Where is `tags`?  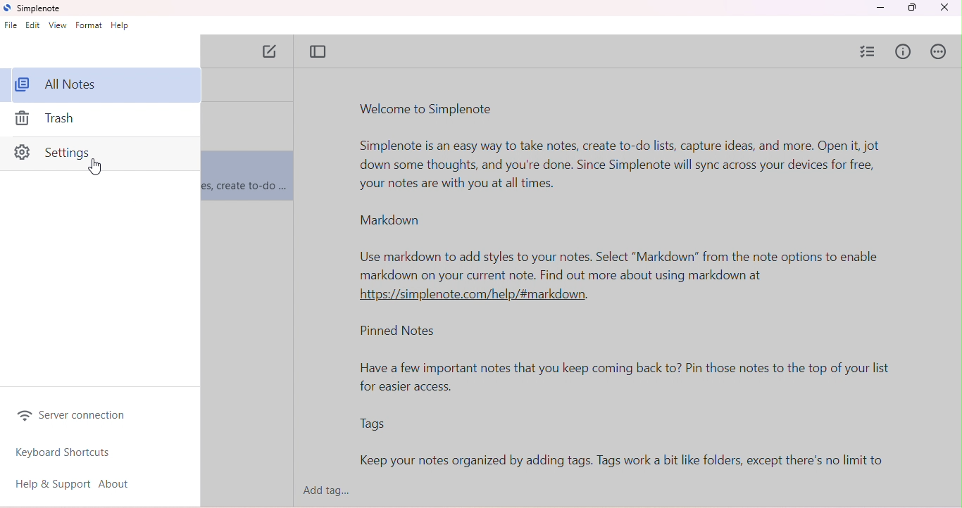
tags is located at coordinates (373, 425).